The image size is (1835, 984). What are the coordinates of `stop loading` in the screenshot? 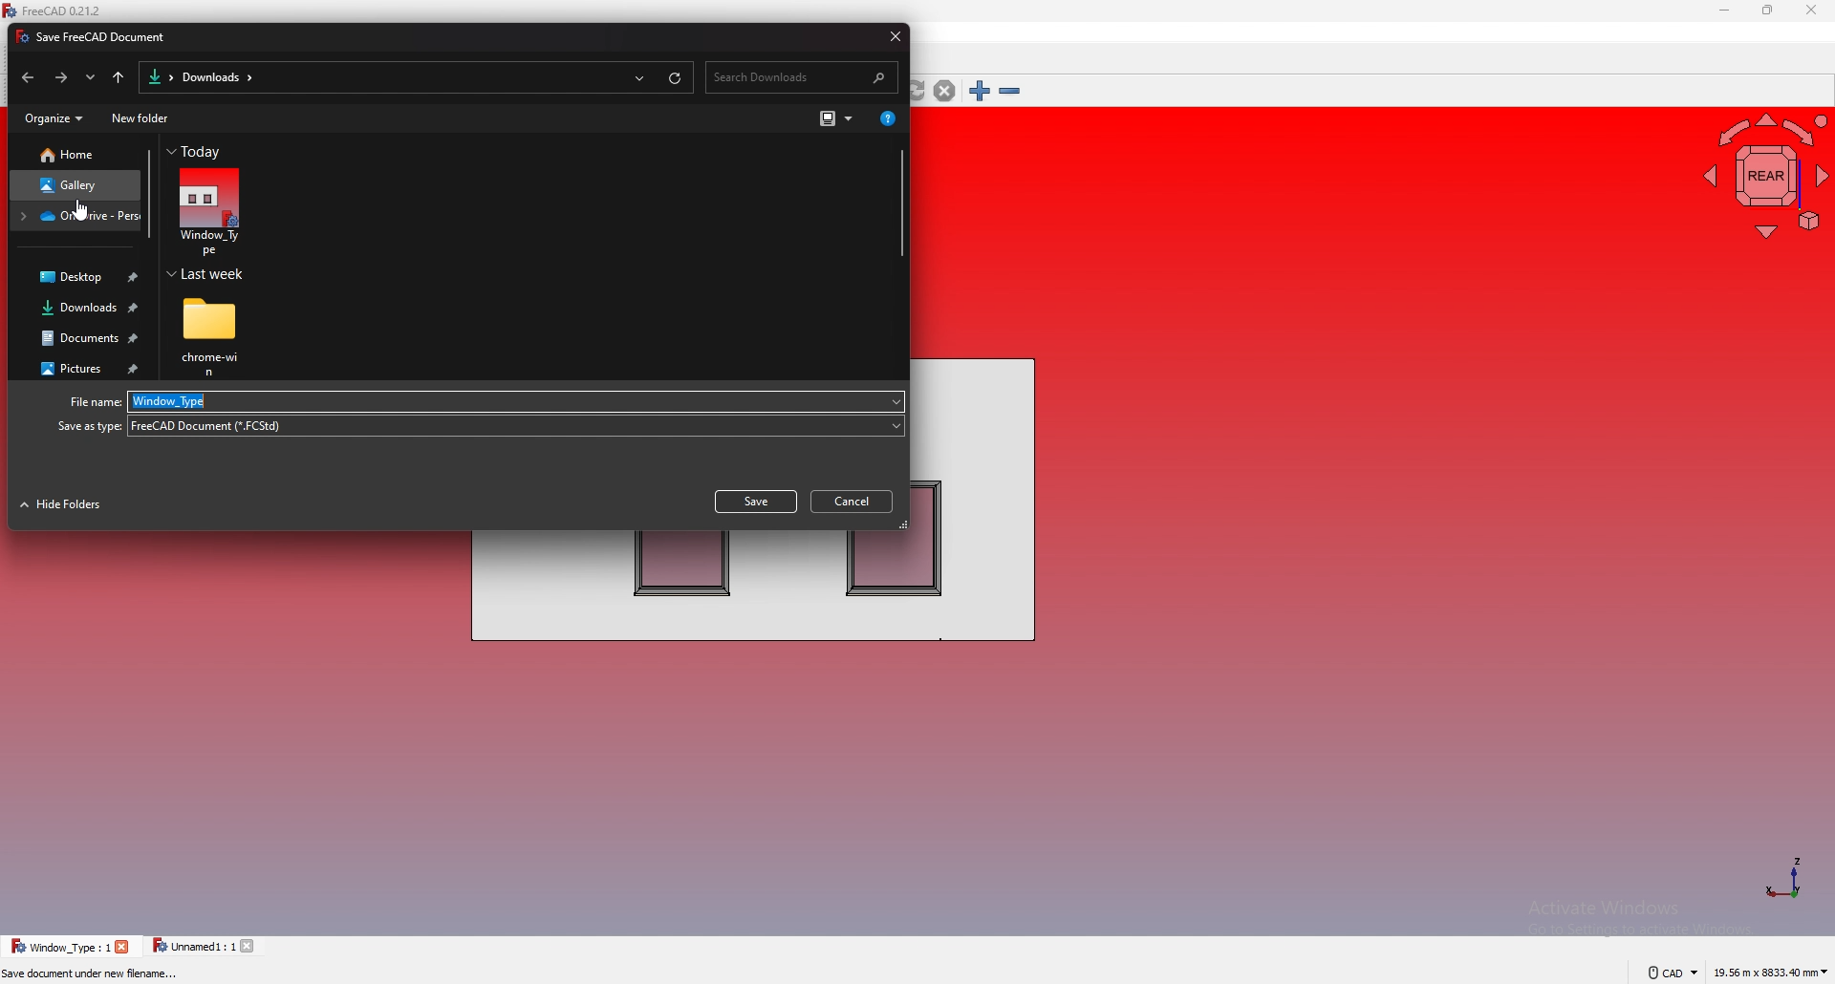 It's located at (944, 91).